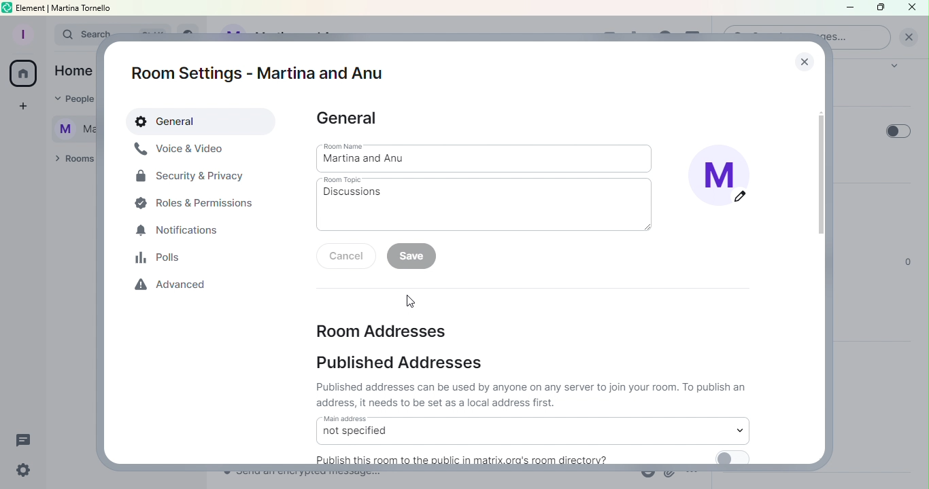  Describe the element at coordinates (21, 108) in the screenshot. I see `Create a space` at that location.